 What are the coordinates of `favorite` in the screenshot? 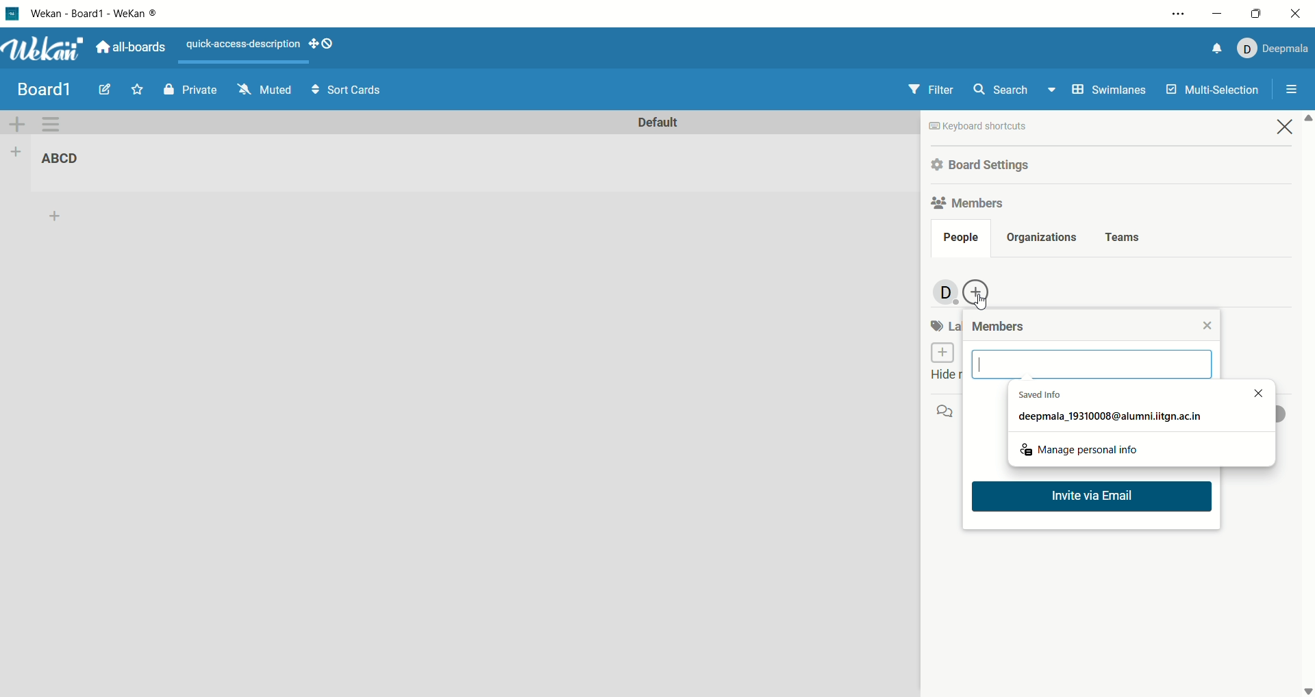 It's located at (136, 88).